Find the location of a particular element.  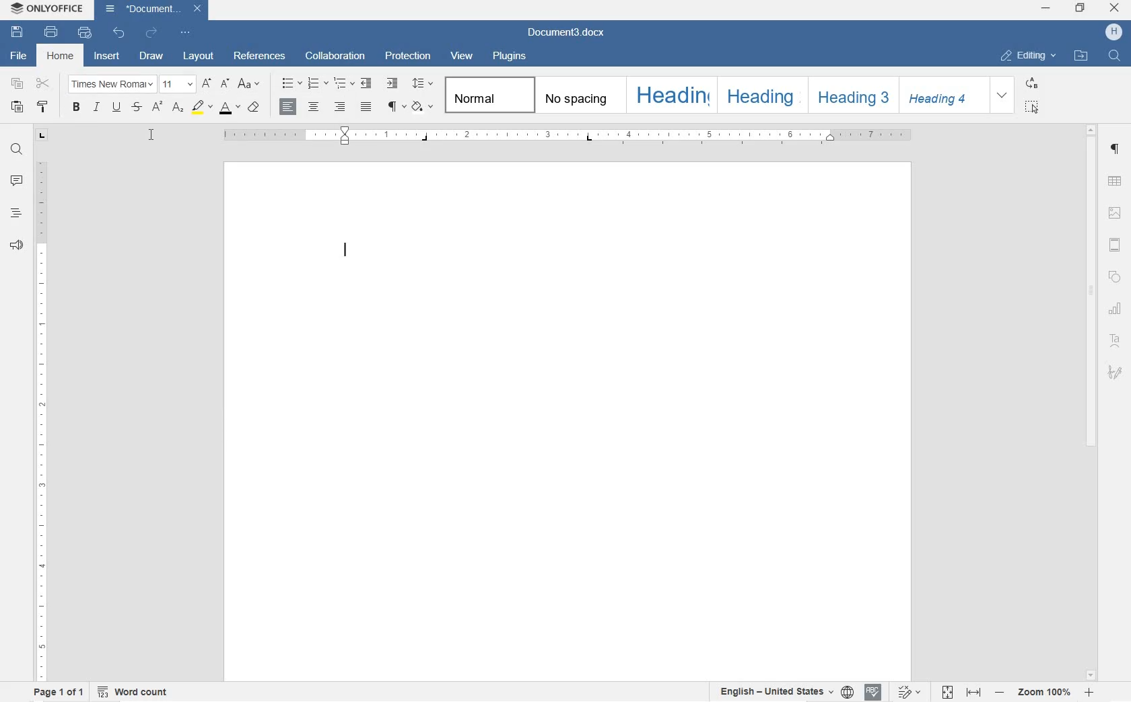

COPY STYLE is located at coordinates (44, 108).